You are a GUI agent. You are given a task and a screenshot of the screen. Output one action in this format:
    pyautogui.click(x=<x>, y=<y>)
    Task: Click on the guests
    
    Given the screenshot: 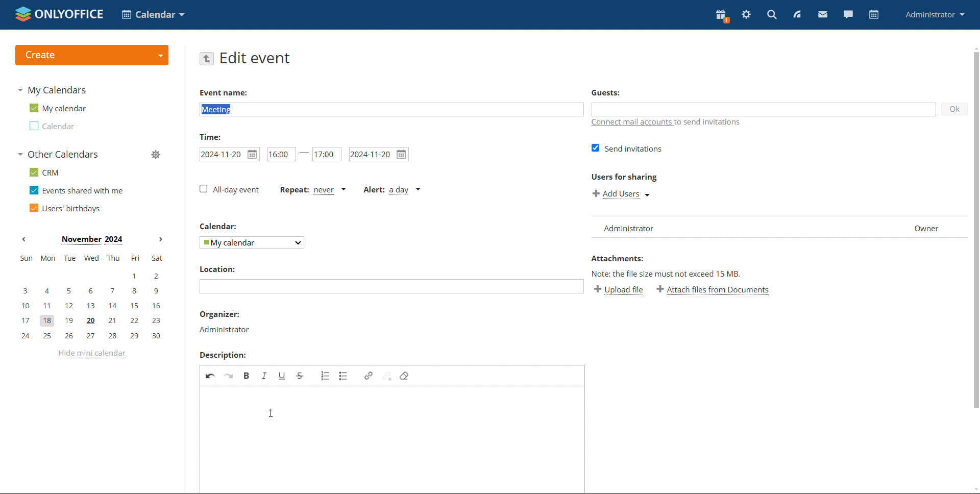 What is the action you would take?
    pyautogui.click(x=605, y=92)
    